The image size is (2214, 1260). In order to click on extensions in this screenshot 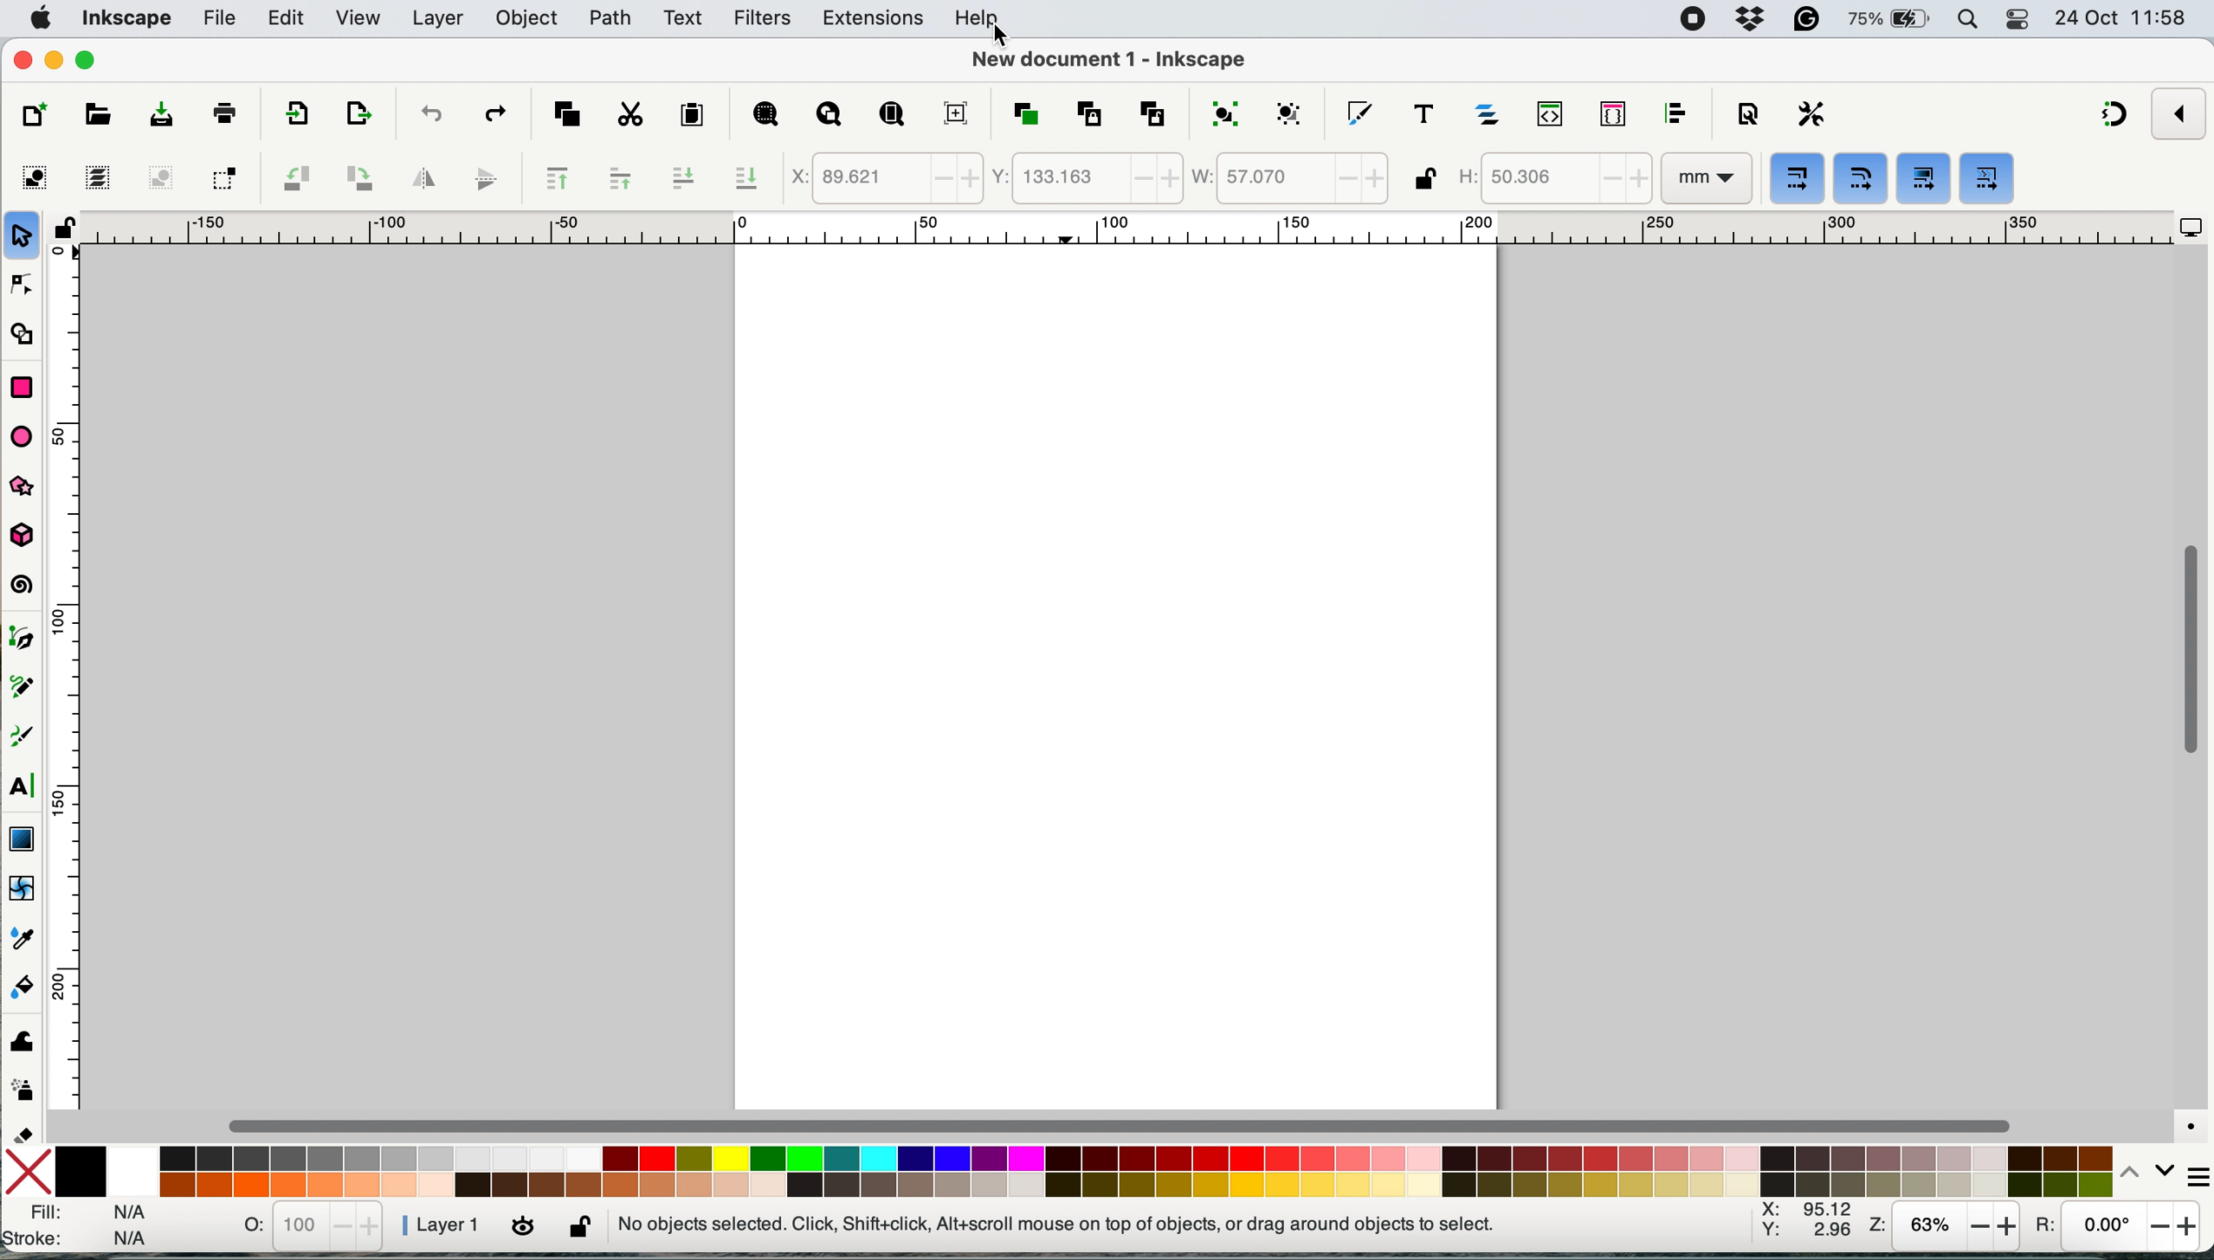, I will do `click(873, 17)`.